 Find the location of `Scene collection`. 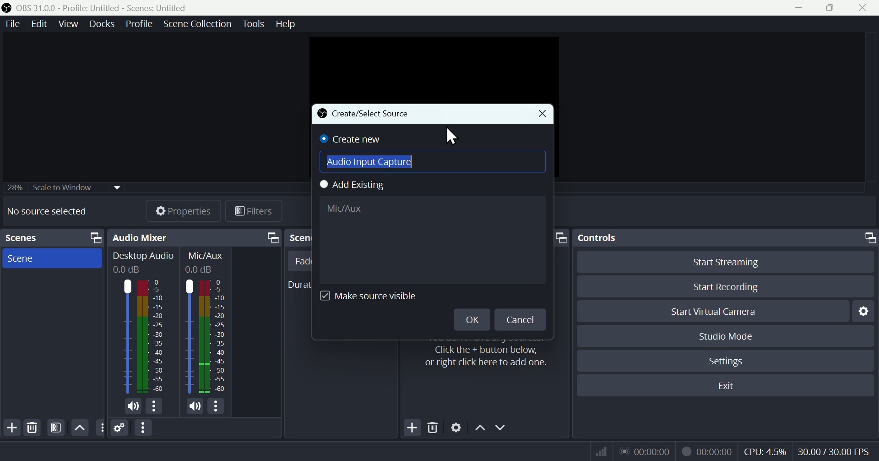

Scene collection is located at coordinates (199, 25).